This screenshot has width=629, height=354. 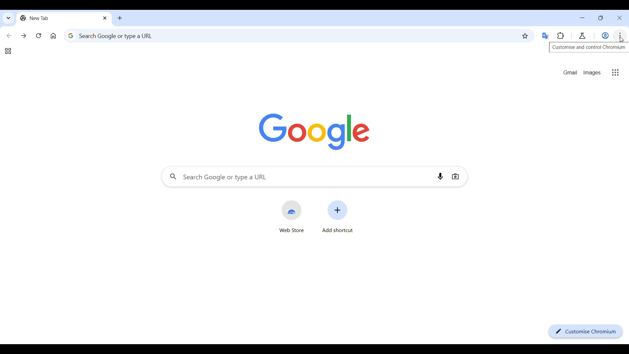 What do you see at coordinates (586, 331) in the screenshot?
I see `Customize Chromium ` at bounding box center [586, 331].